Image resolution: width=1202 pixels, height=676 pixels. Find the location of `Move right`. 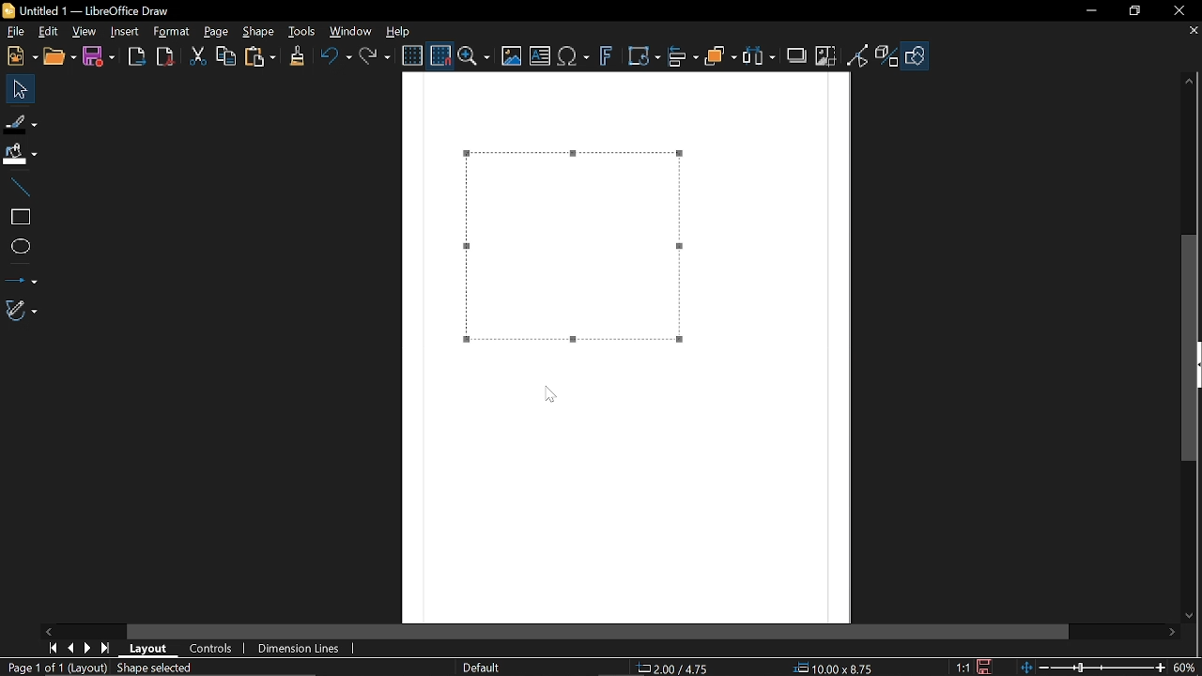

Move right is located at coordinates (1175, 633).